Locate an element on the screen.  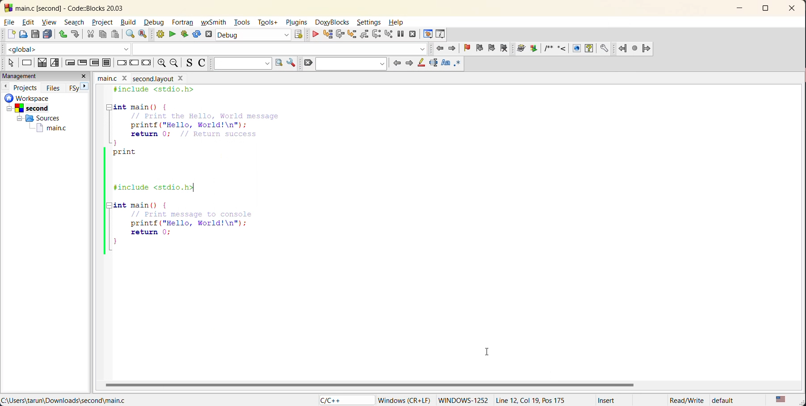
save is located at coordinates (34, 33).